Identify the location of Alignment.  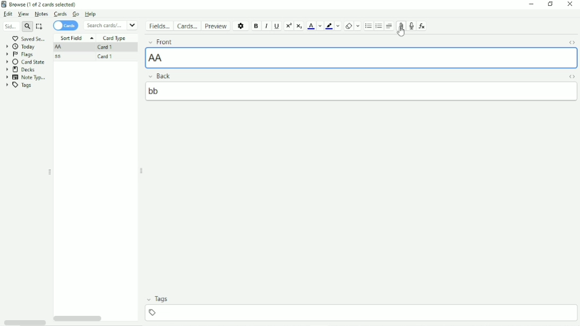
(389, 26).